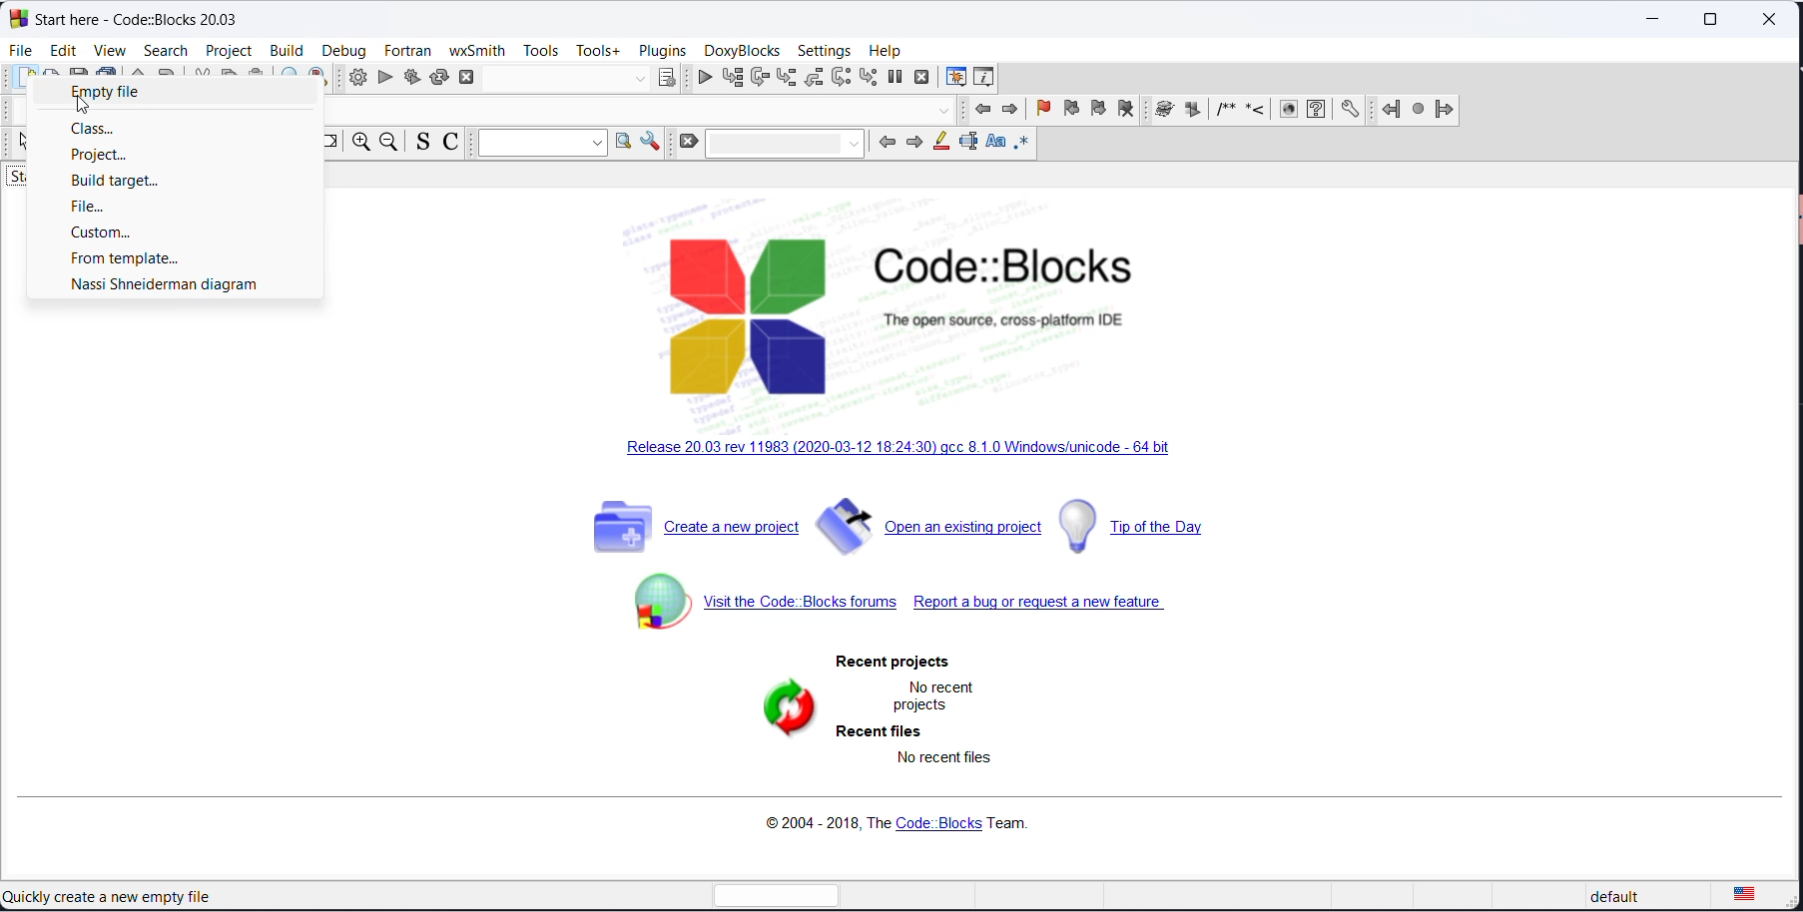 The image size is (1803, 912). What do you see at coordinates (353, 80) in the screenshot?
I see `build` at bounding box center [353, 80].